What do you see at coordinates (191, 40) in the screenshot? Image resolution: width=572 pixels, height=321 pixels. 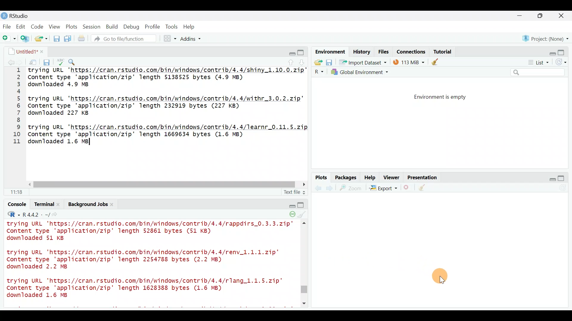 I see `Addins` at bounding box center [191, 40].